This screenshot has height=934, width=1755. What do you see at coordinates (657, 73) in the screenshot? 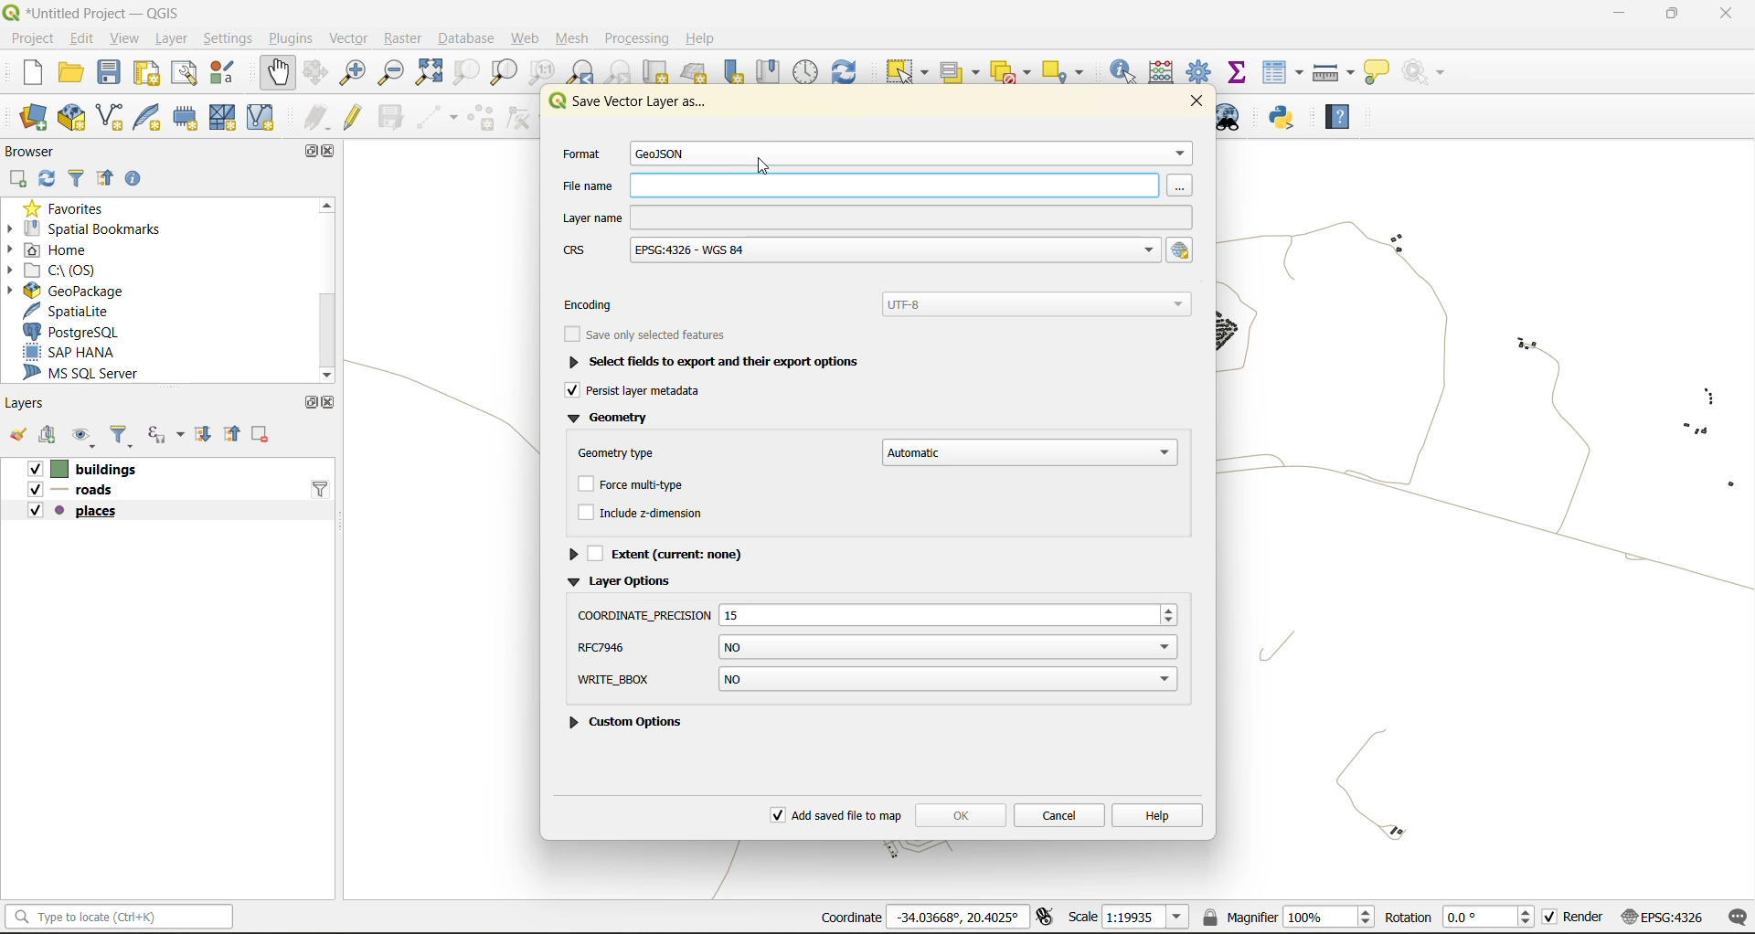
I see `new map view` at bounding box center [657, 73].